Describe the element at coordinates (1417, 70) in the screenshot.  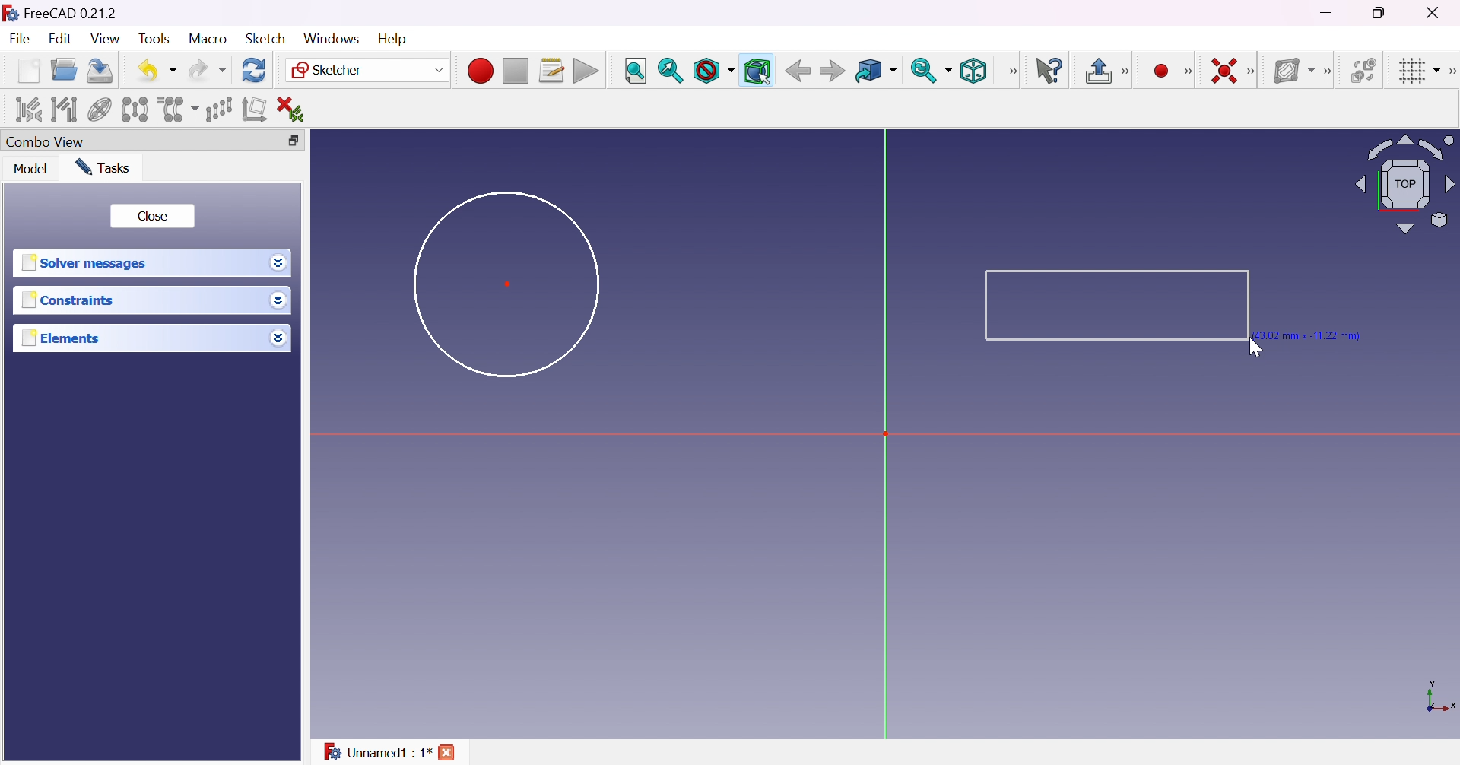
I see `Toggle grid` at that location.